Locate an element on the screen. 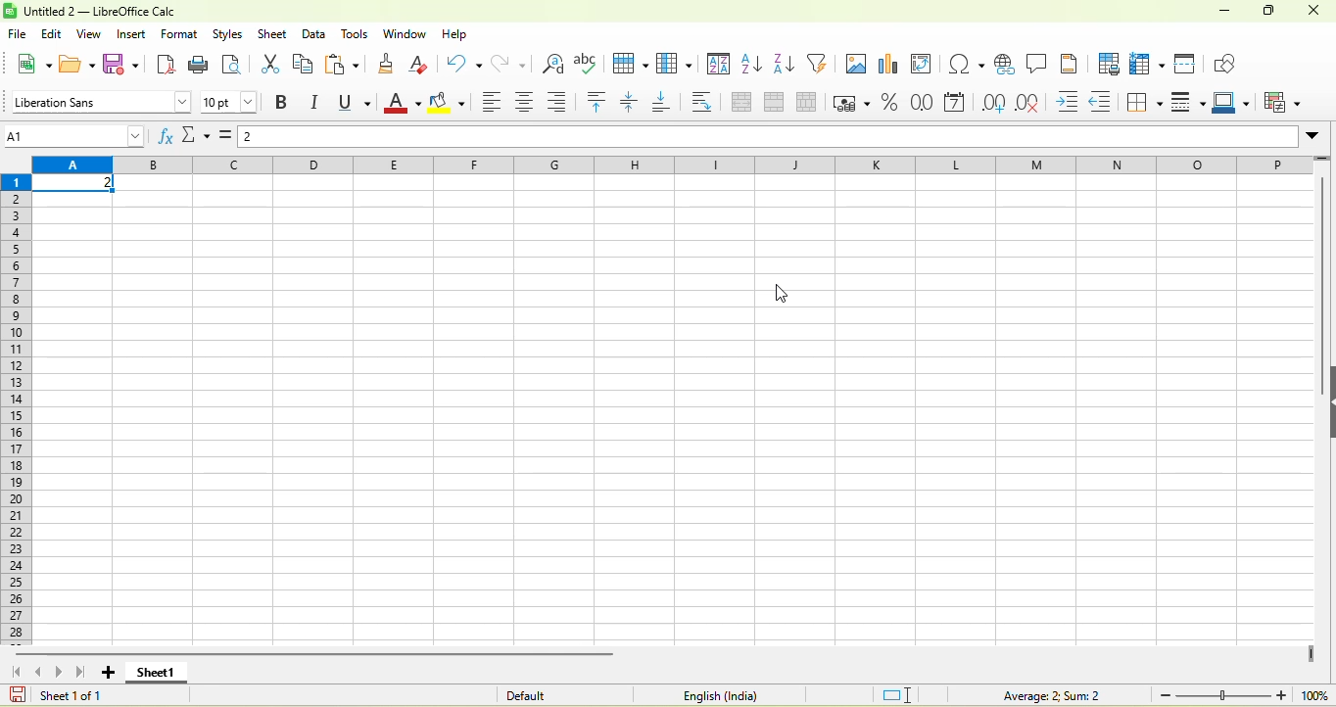 The height and width of the screenshot is (707, 1336). function wizard is located at coordinates (166, 136).